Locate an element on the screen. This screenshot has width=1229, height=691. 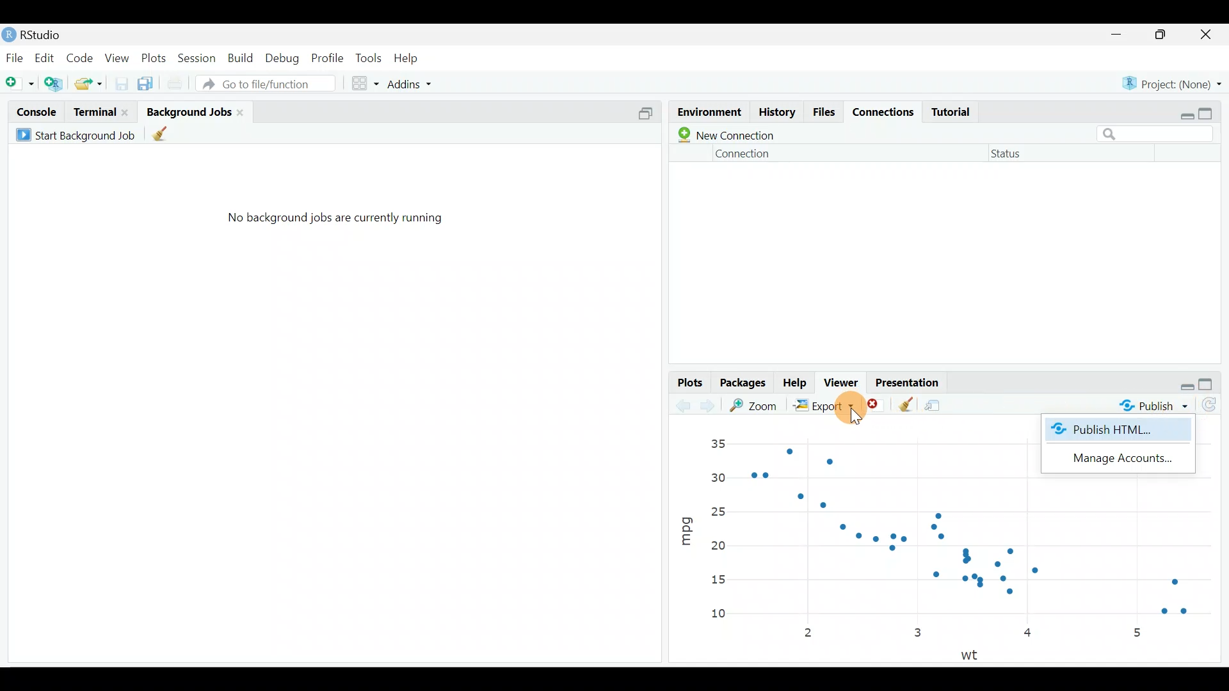
Go back is located at coordinates (684, 404).